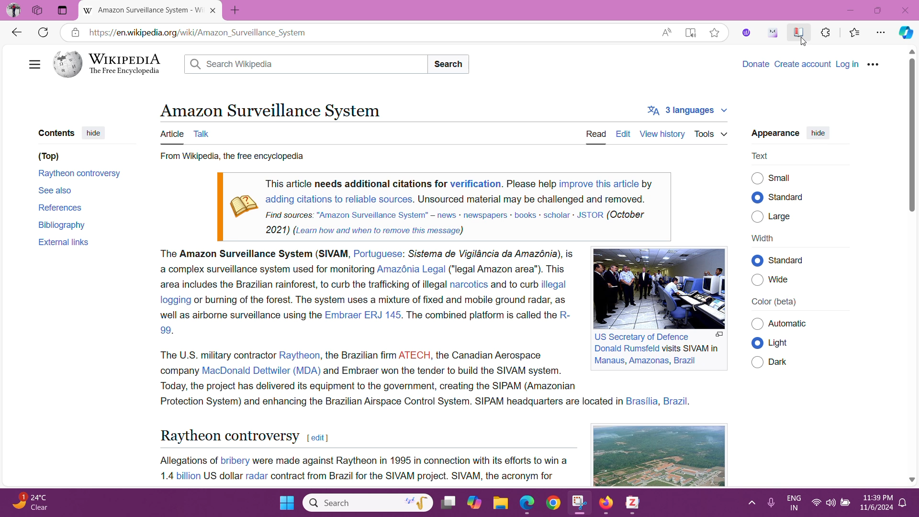 This screenshot has width=919, height=517. Describe the element at coordinates (38, 11) in the screenshot. I see `` at that location.